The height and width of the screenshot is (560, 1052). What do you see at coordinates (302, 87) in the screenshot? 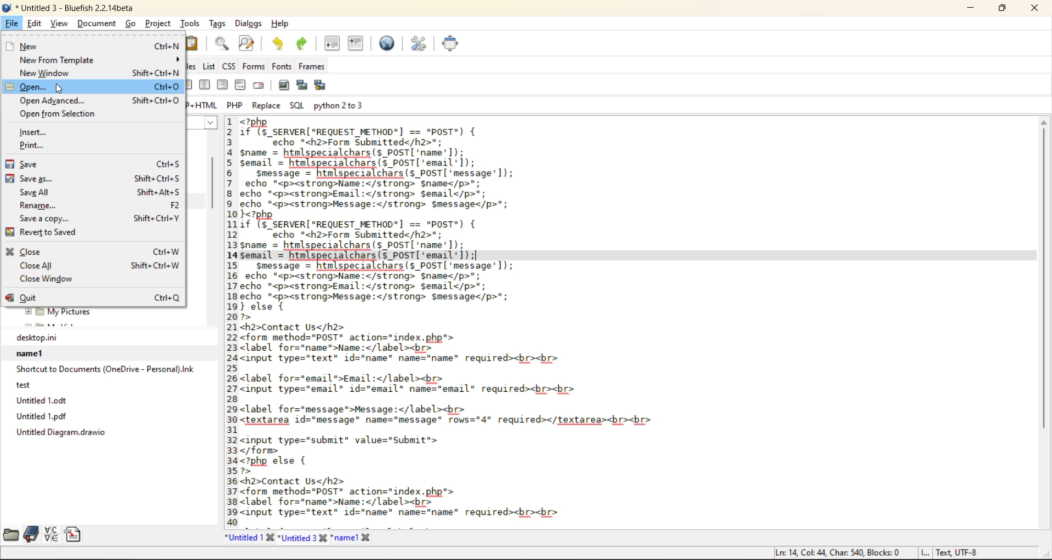
I see `insert thumbnail` at bounding box center [302, 87].